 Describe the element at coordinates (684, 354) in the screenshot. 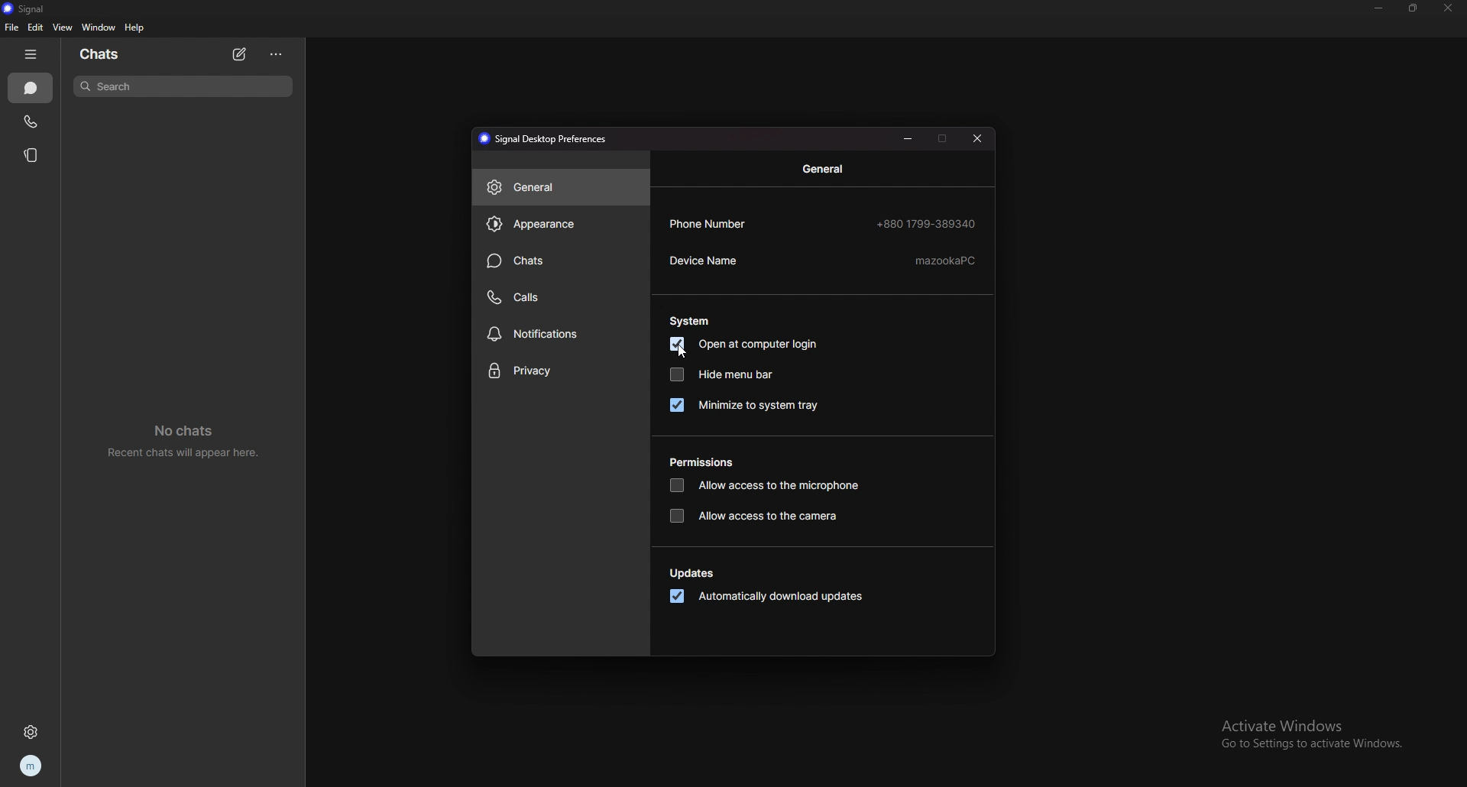

I see `cursor` at that location.